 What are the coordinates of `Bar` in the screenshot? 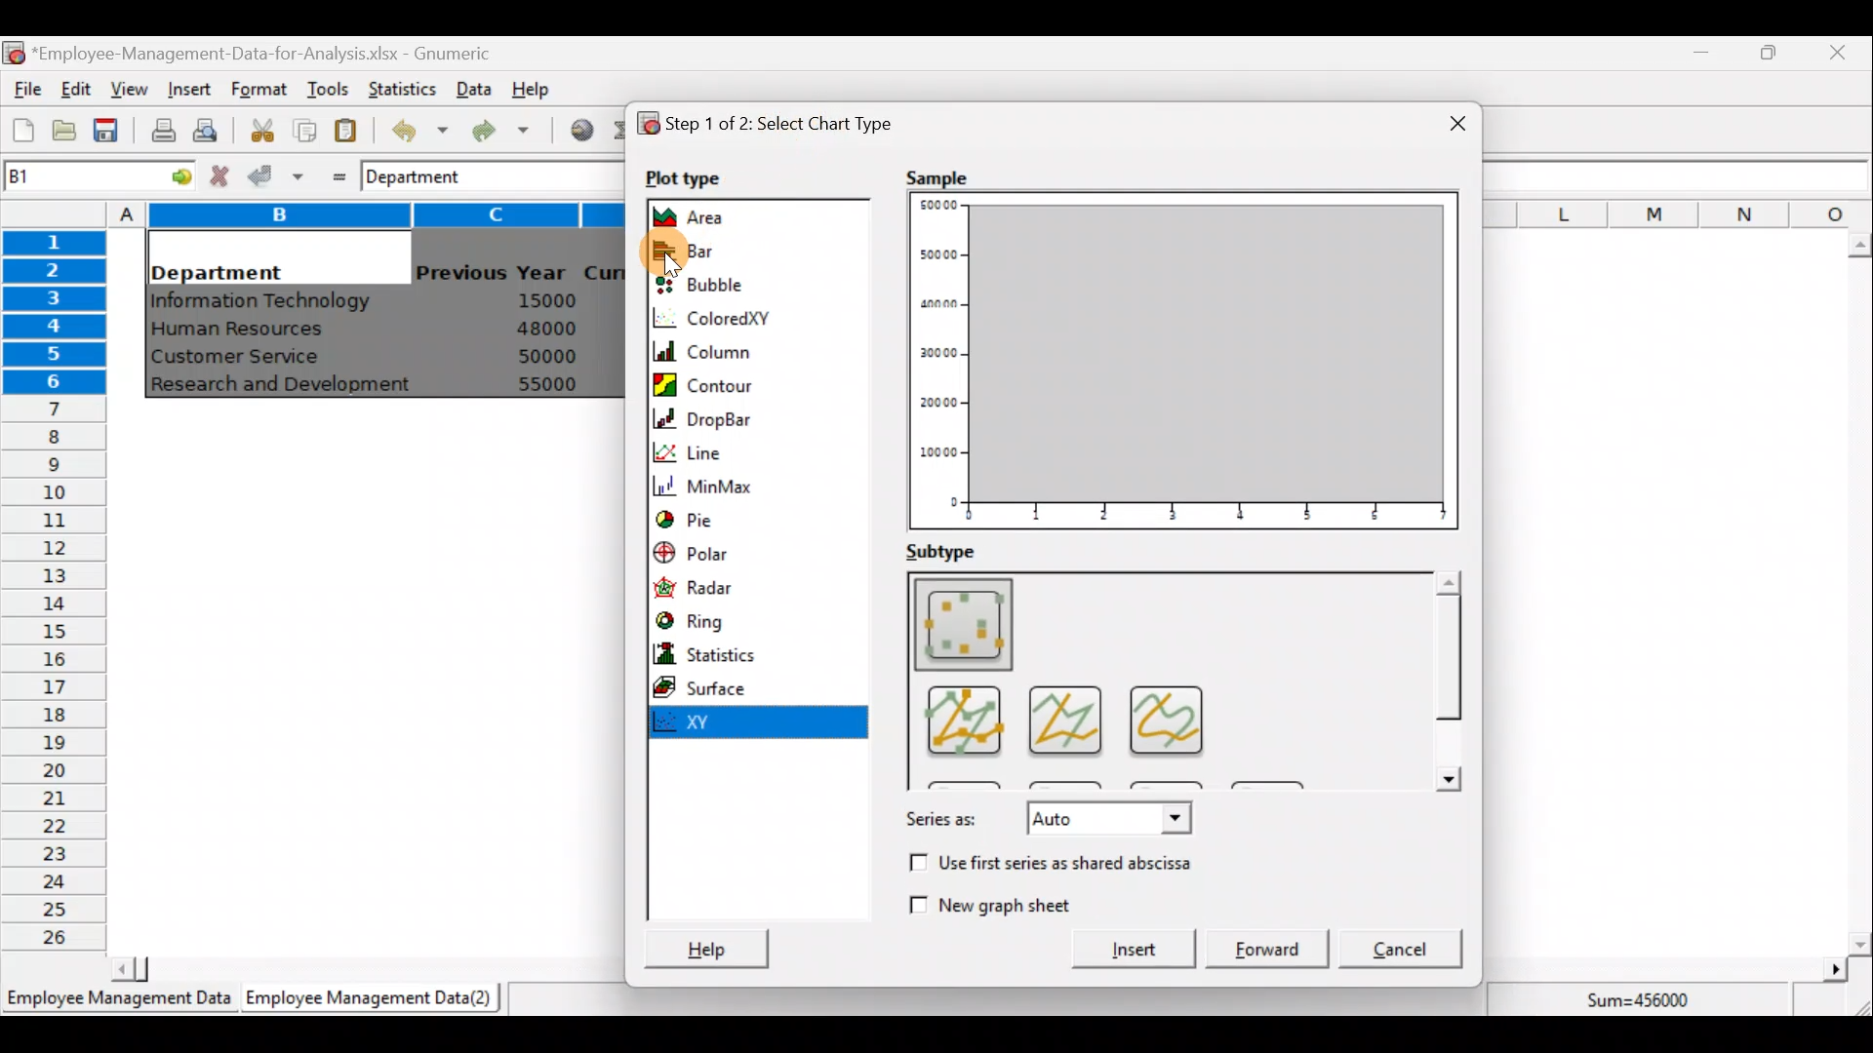 It's located at (727, 250).